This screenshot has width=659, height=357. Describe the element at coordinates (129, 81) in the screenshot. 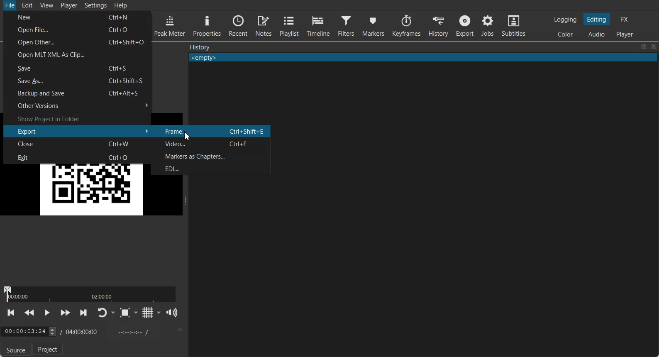

I see `Ctrl+Shift+S` at that location.